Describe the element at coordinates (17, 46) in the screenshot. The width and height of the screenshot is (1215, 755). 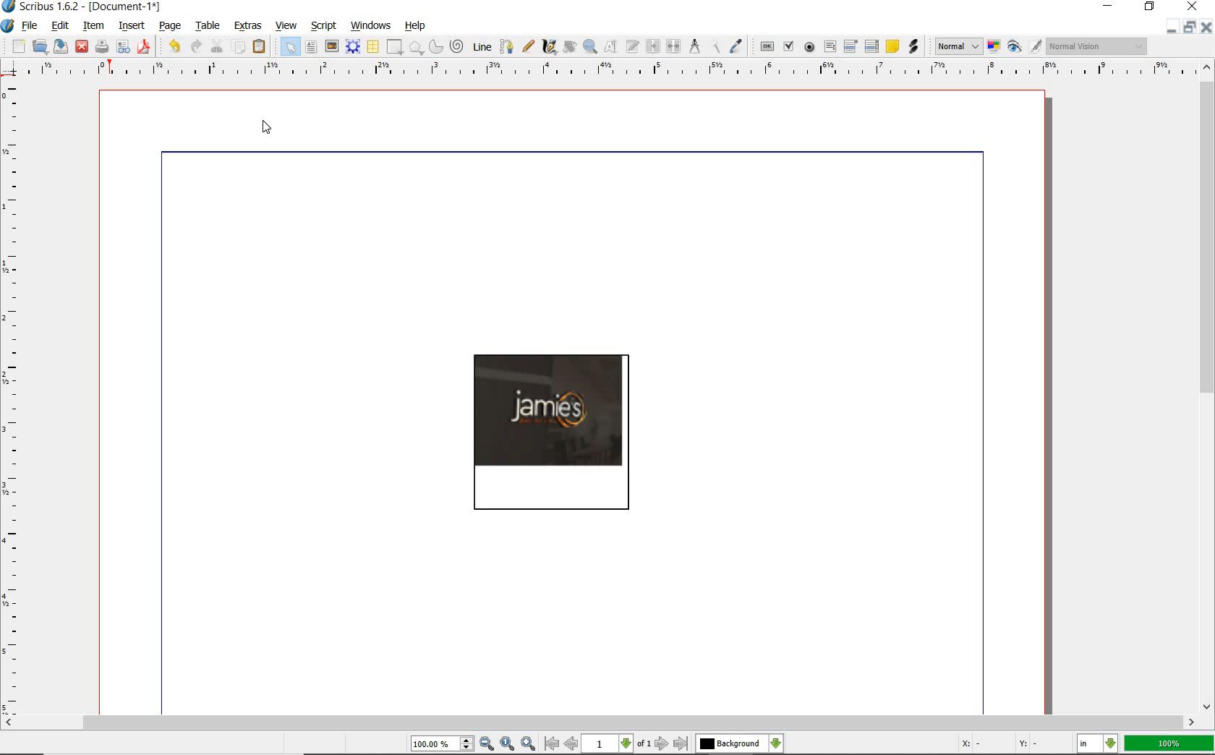
I see `new` at that location.